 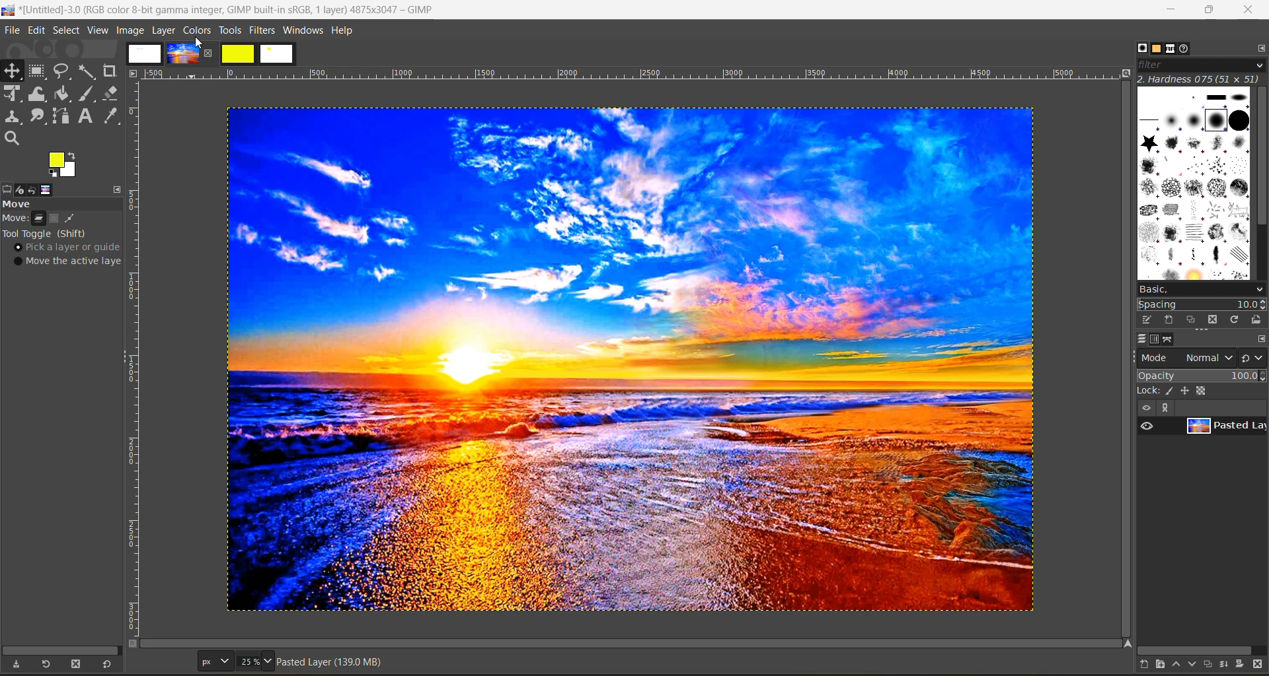 I want to click on document history, so click(x=1186, y=48).